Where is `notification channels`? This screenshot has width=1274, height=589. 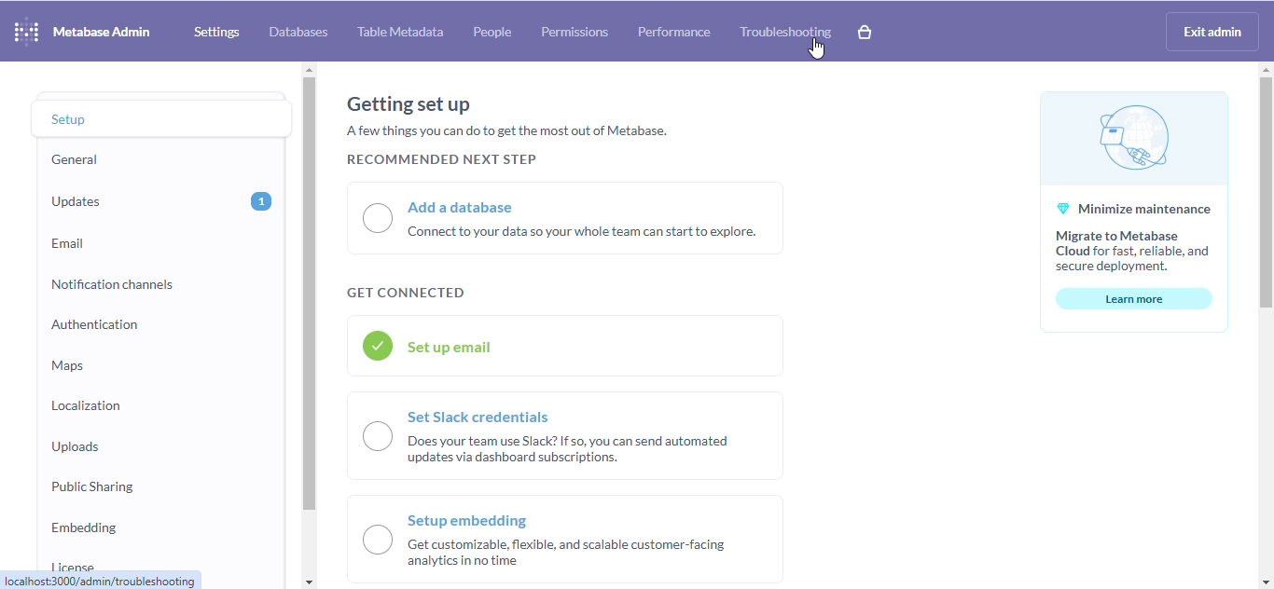 notification channels is located at coordinates (114, 283).